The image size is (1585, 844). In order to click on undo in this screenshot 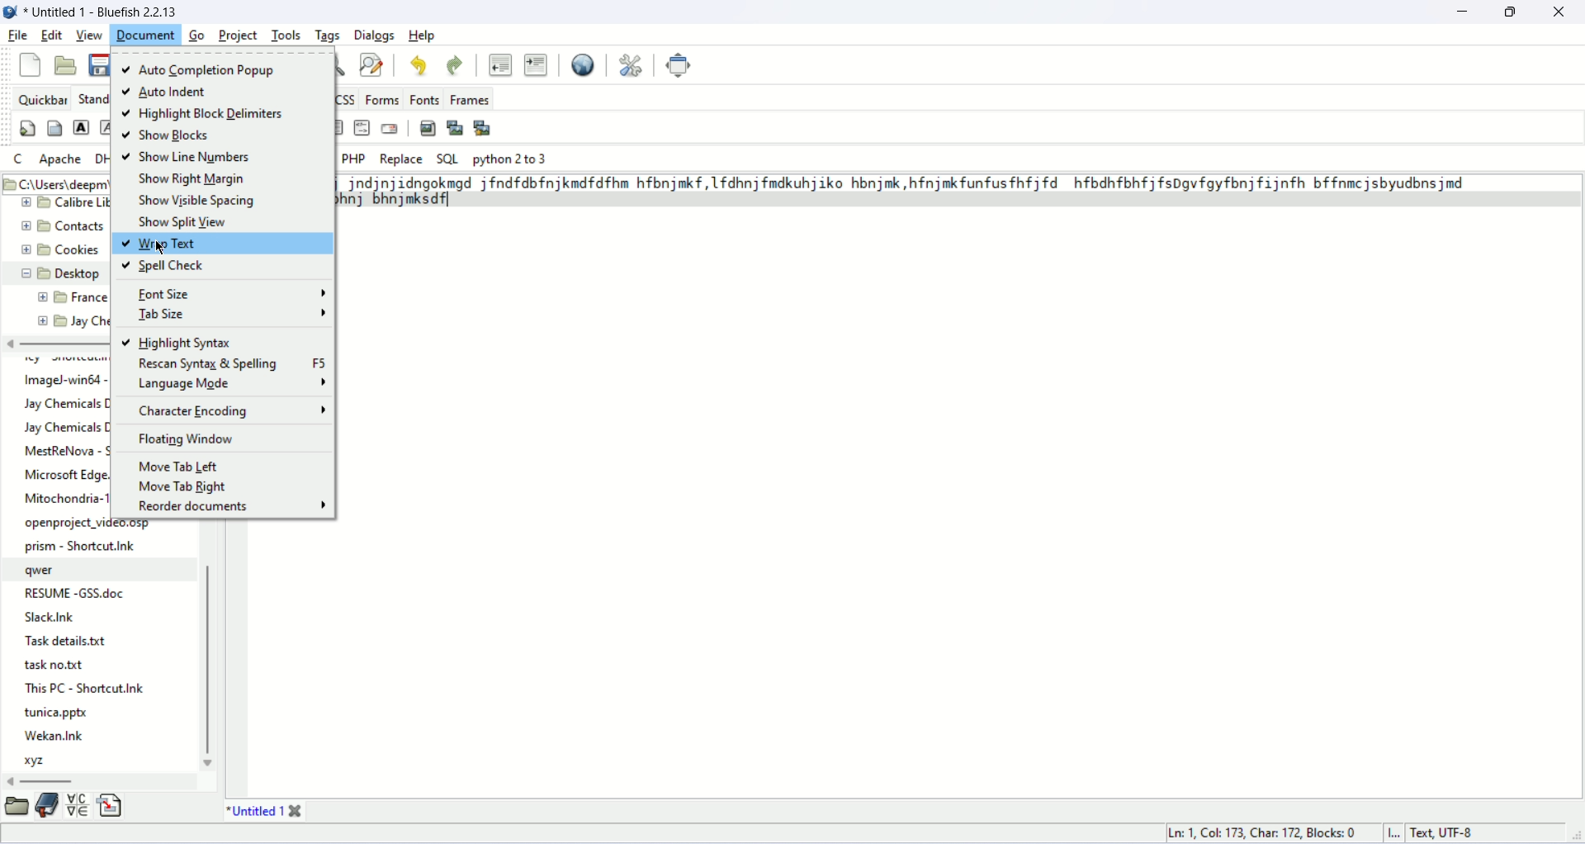, I will do `click(419, 64)`.